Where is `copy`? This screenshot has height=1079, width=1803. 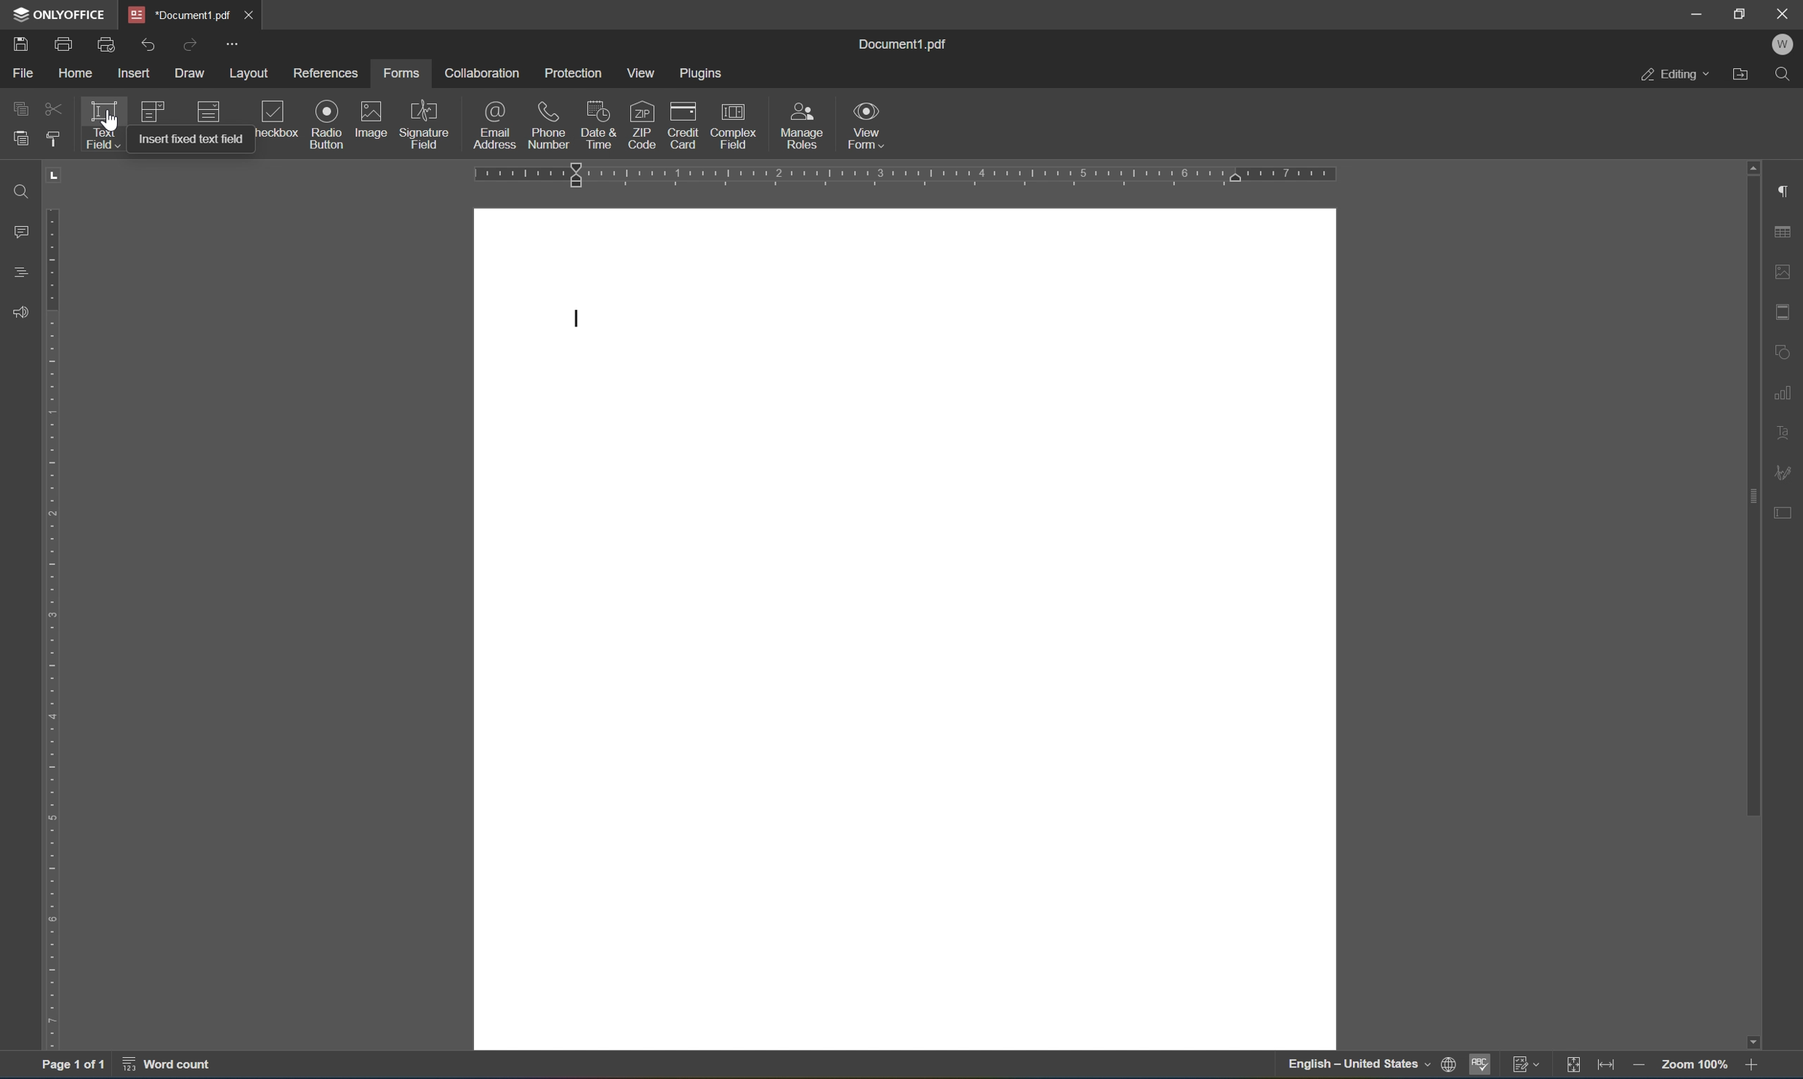 copy is located at coordinates (21, 105).